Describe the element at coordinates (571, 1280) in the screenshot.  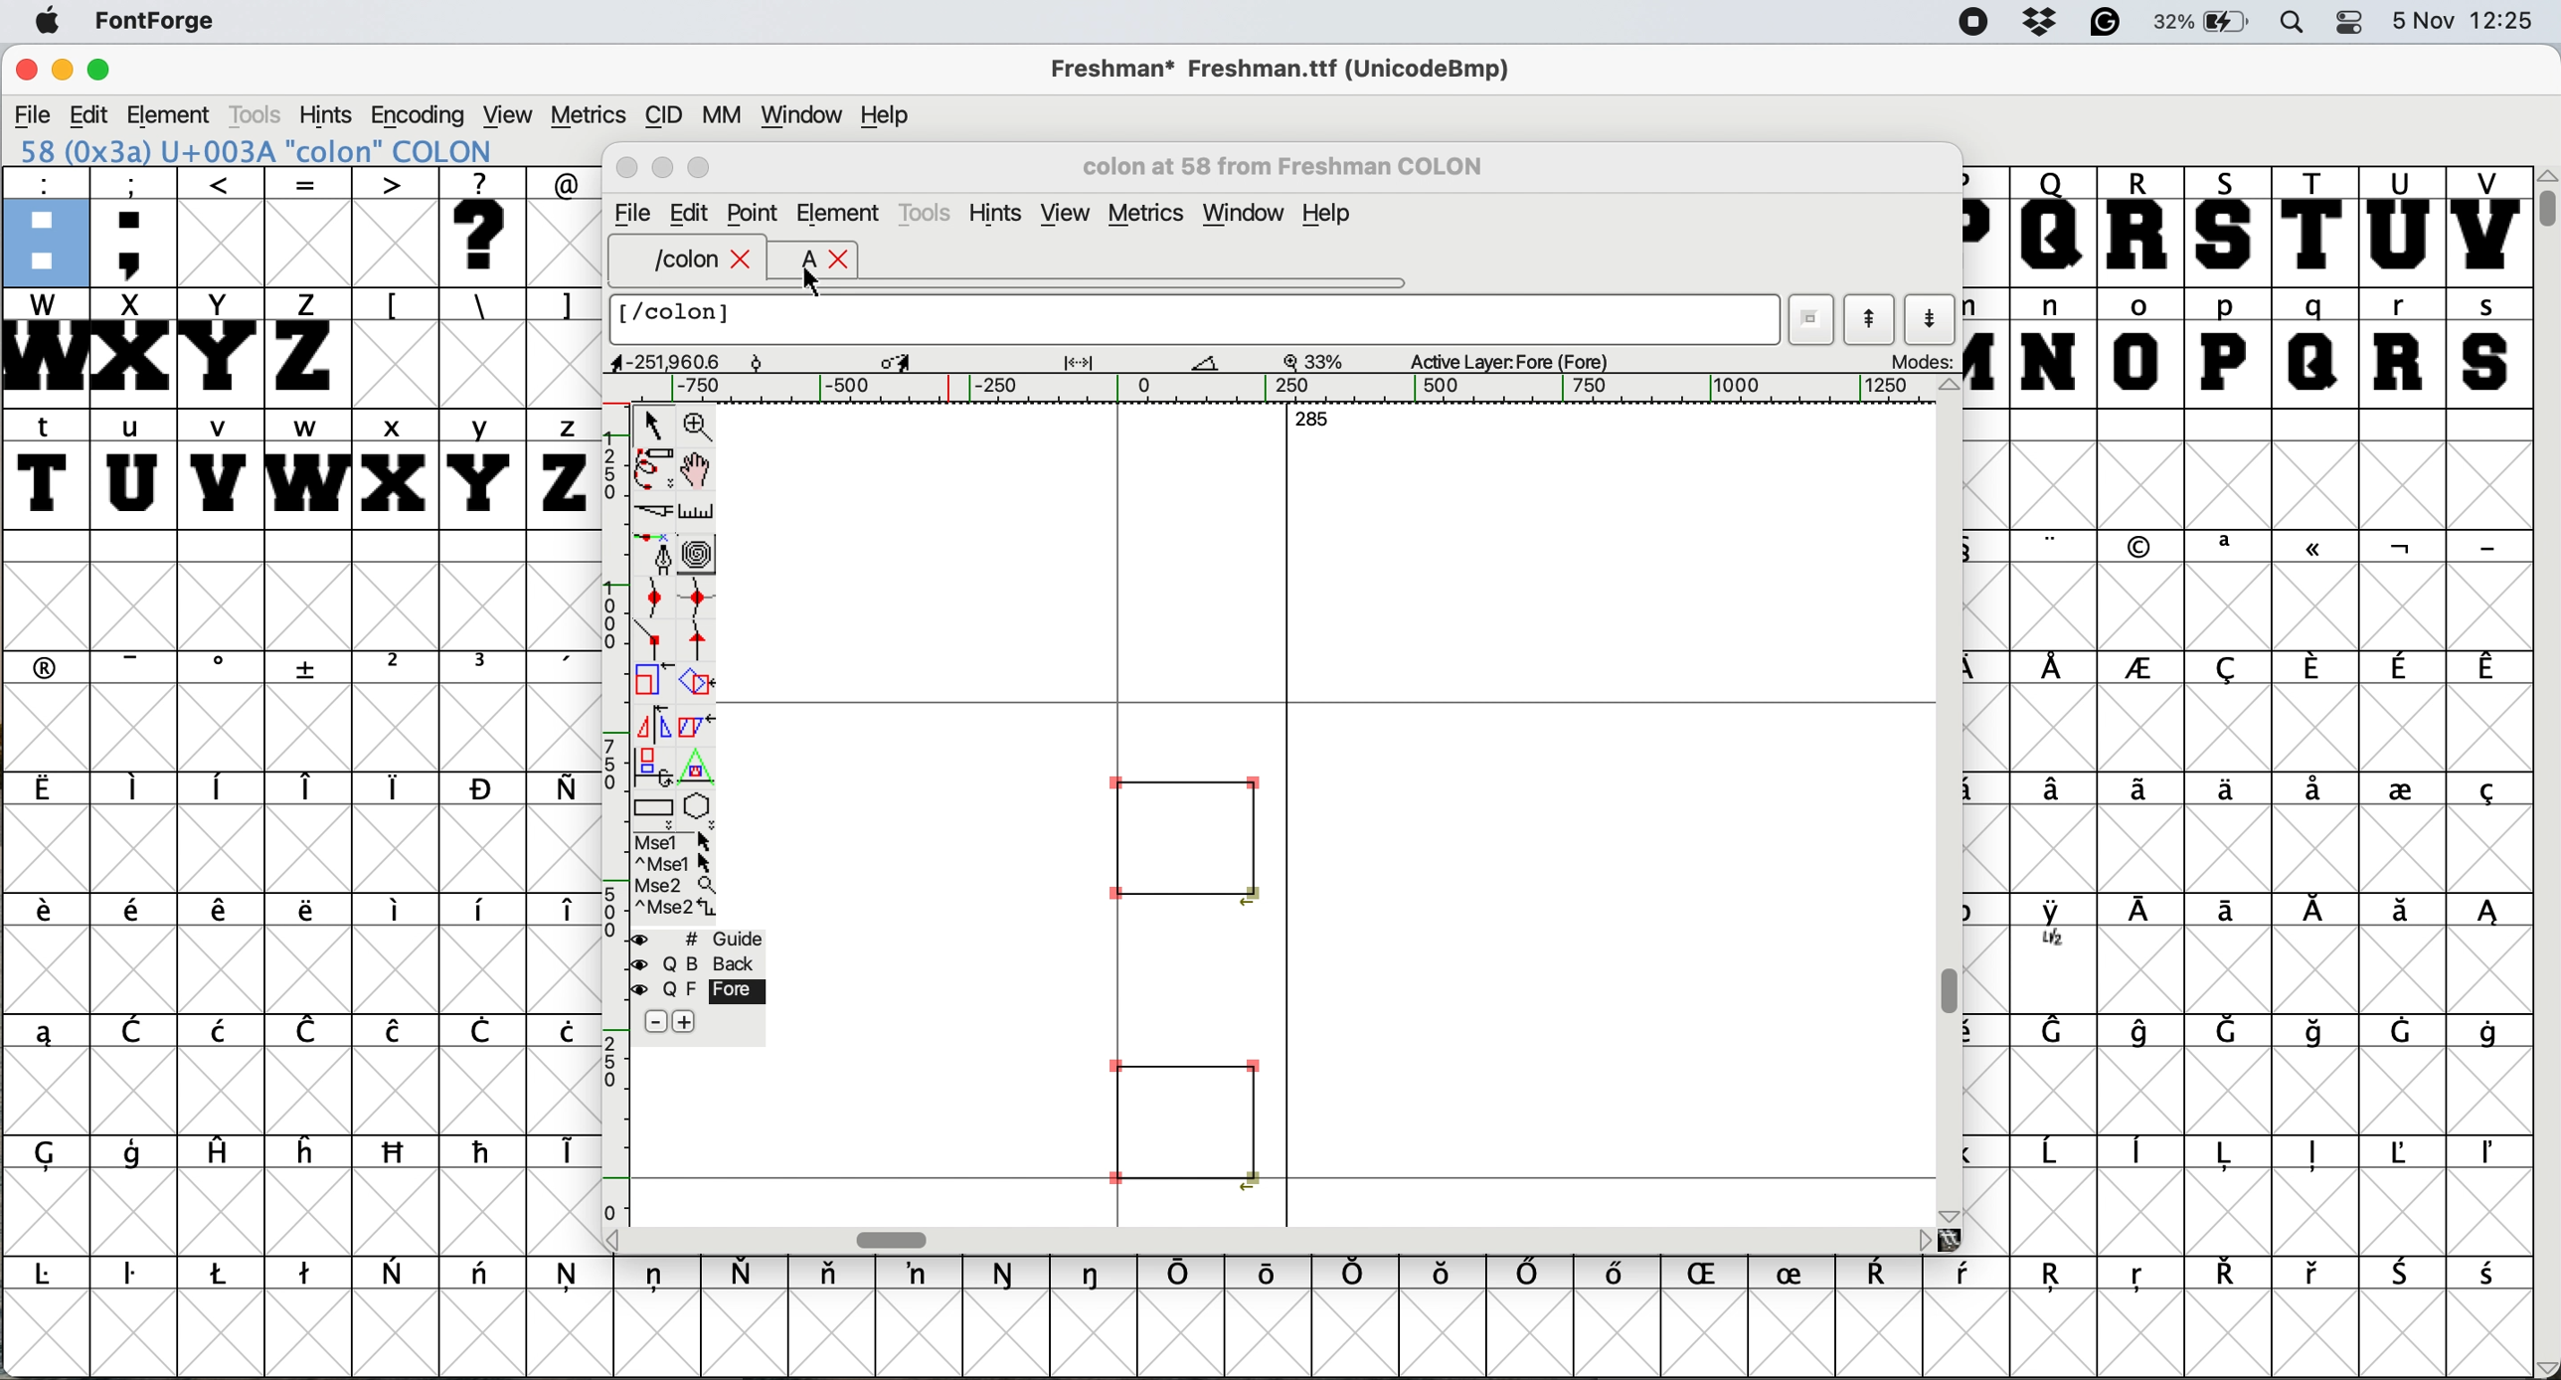
I see `symbol` at that location.